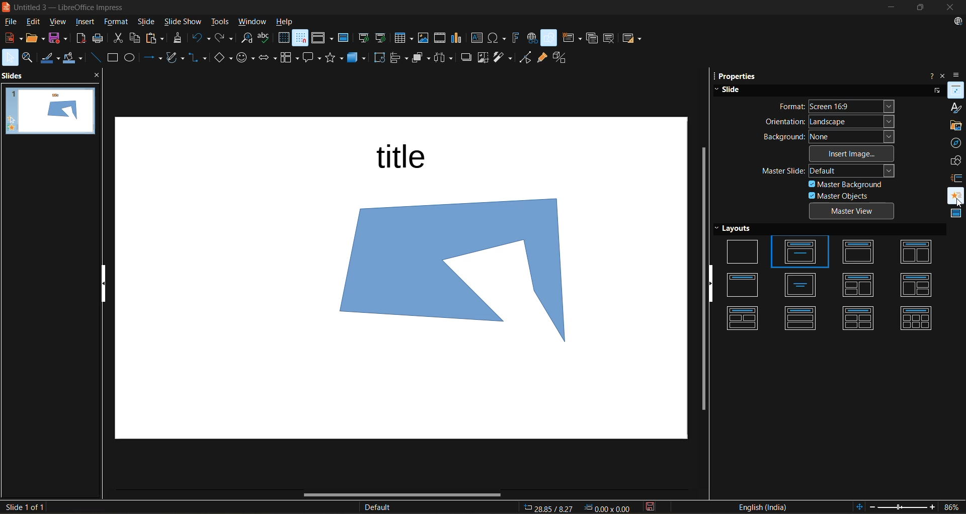 The height and width of the screenshot is (514, 966). Describe the element at coordinates (33, 38) in the screenshot. I see `open` at that location.